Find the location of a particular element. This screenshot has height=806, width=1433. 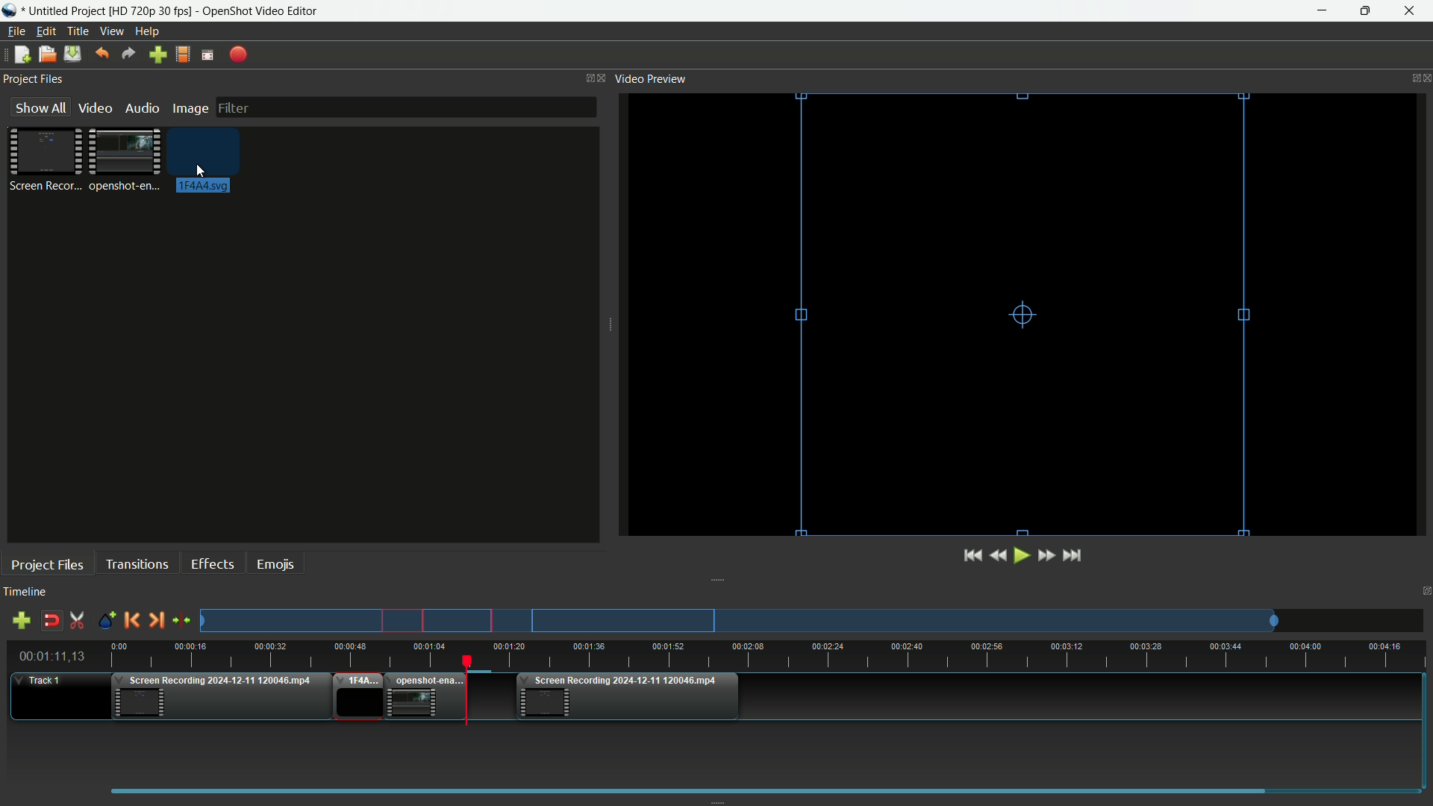

Next marker is located at coordinates (154, 621).